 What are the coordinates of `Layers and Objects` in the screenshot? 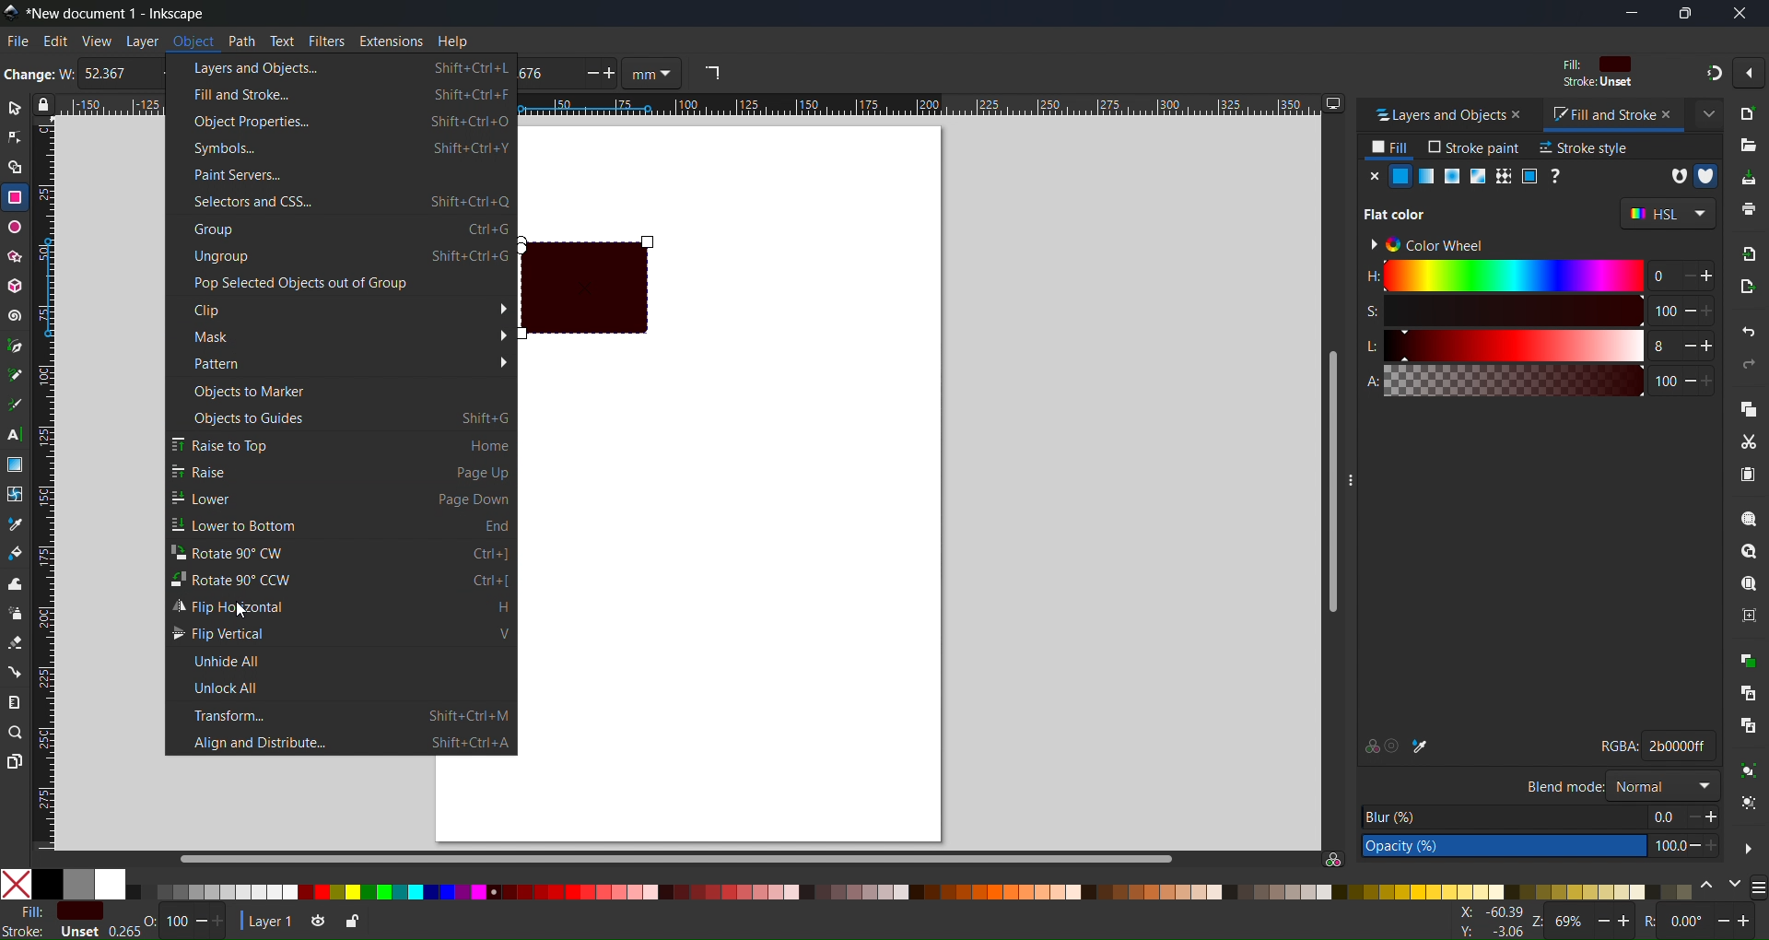 It's located at (342, 66).